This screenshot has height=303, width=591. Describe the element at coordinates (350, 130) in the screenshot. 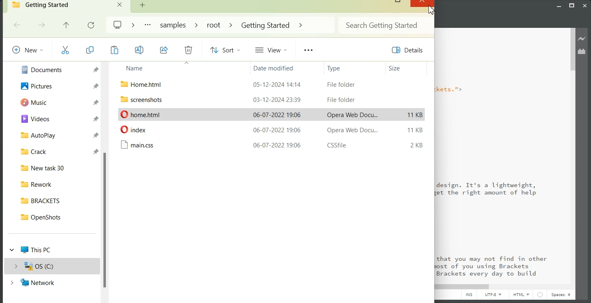

I see `File Folder` at that location.